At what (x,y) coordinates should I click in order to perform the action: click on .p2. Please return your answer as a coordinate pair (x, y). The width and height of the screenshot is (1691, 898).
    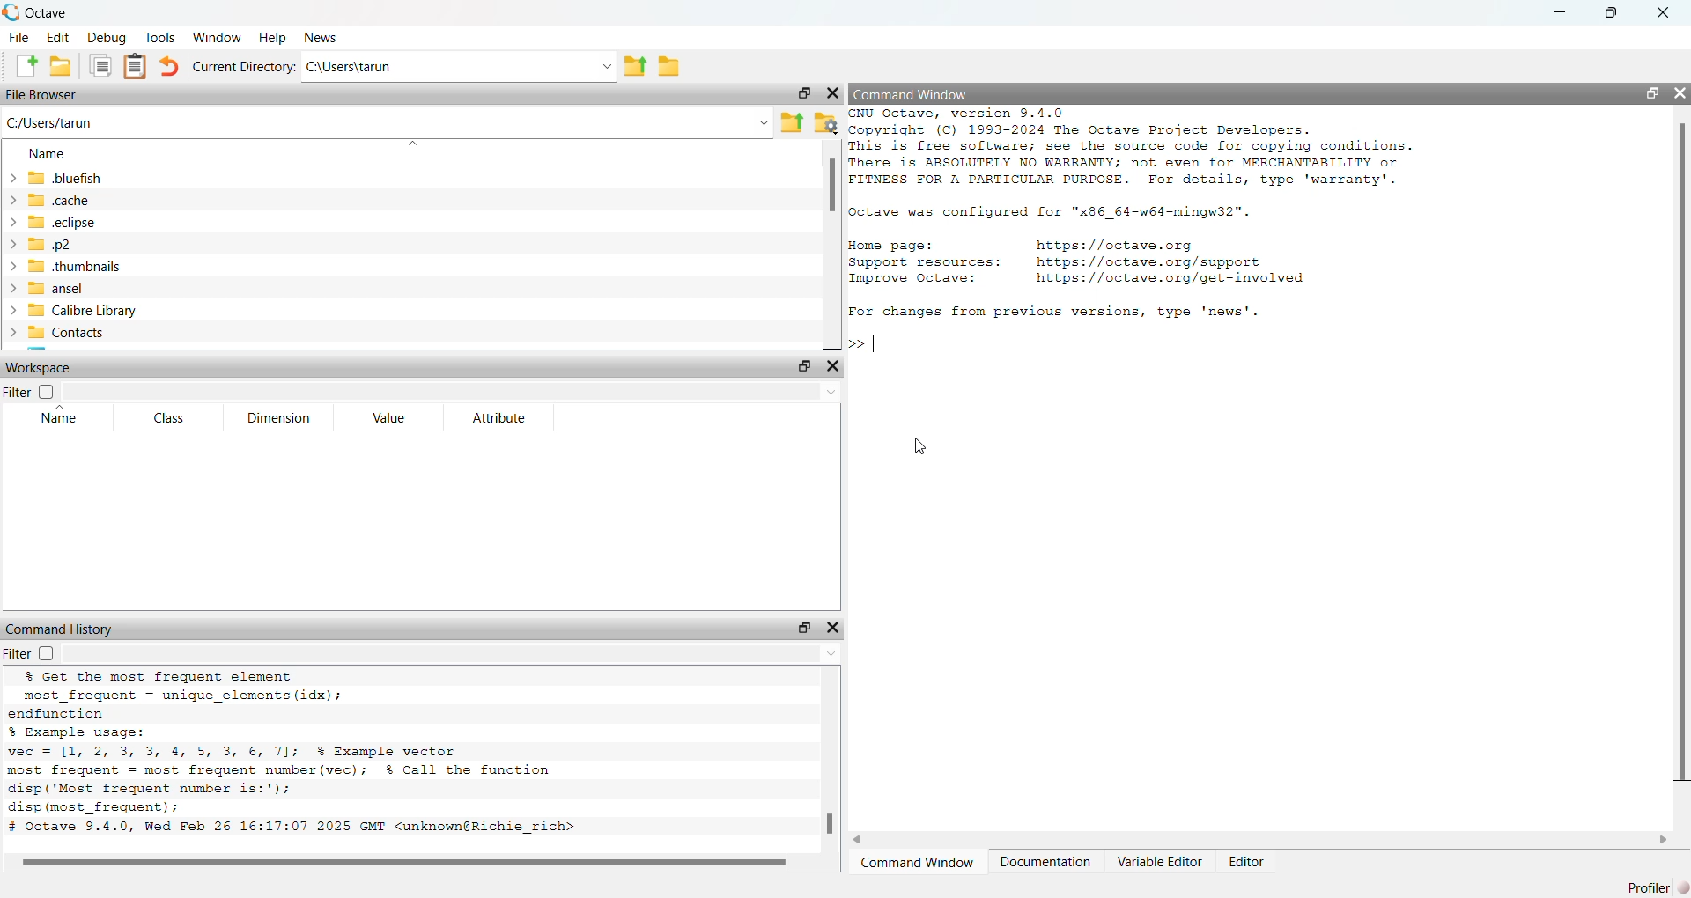
    Looking at the image, I should click on (50, 244).